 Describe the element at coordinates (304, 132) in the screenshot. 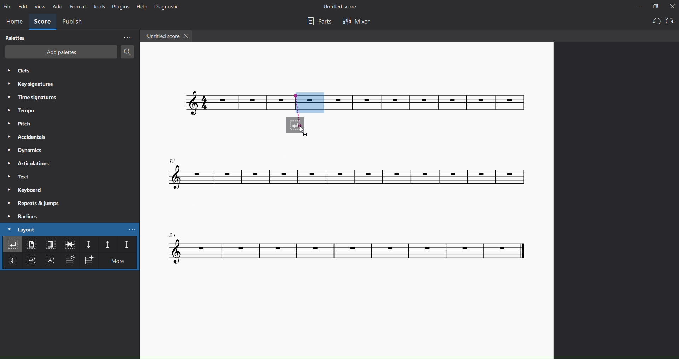

I see `cursor` at that location.